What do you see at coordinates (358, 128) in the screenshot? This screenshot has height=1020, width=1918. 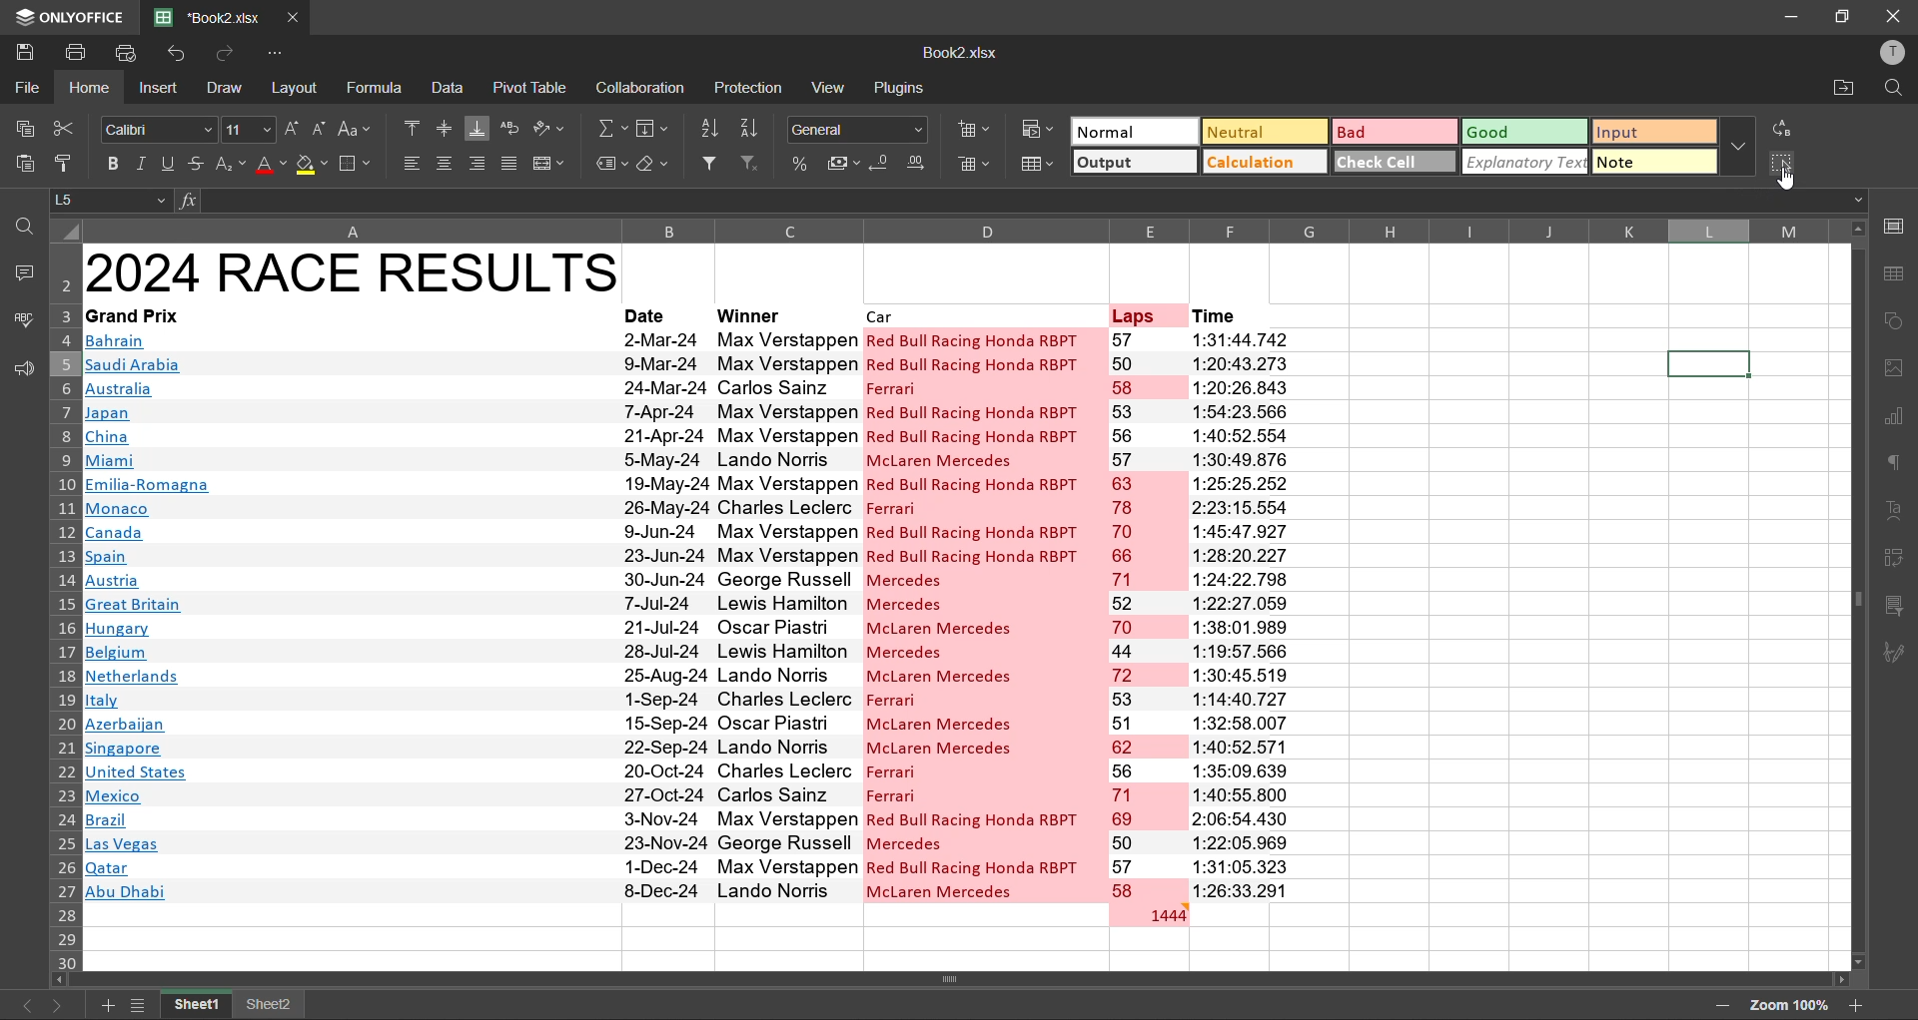 I see `change case` at bounding box center [358, 128].